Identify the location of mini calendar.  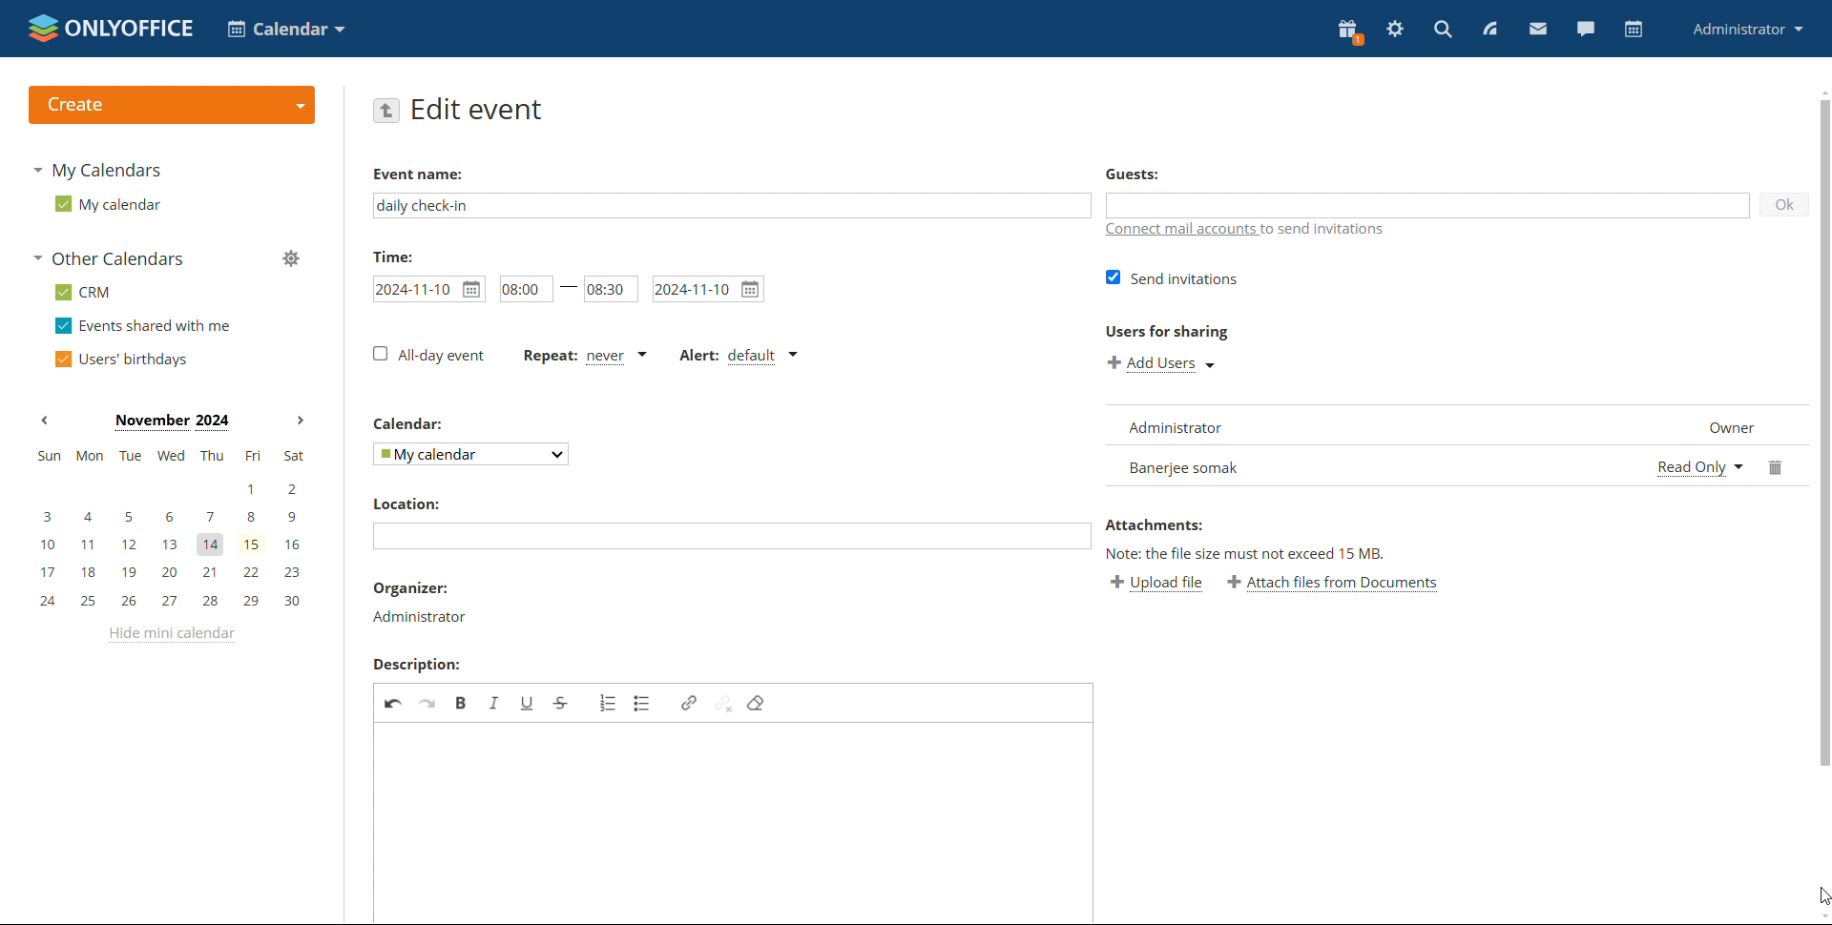
(170, 530).